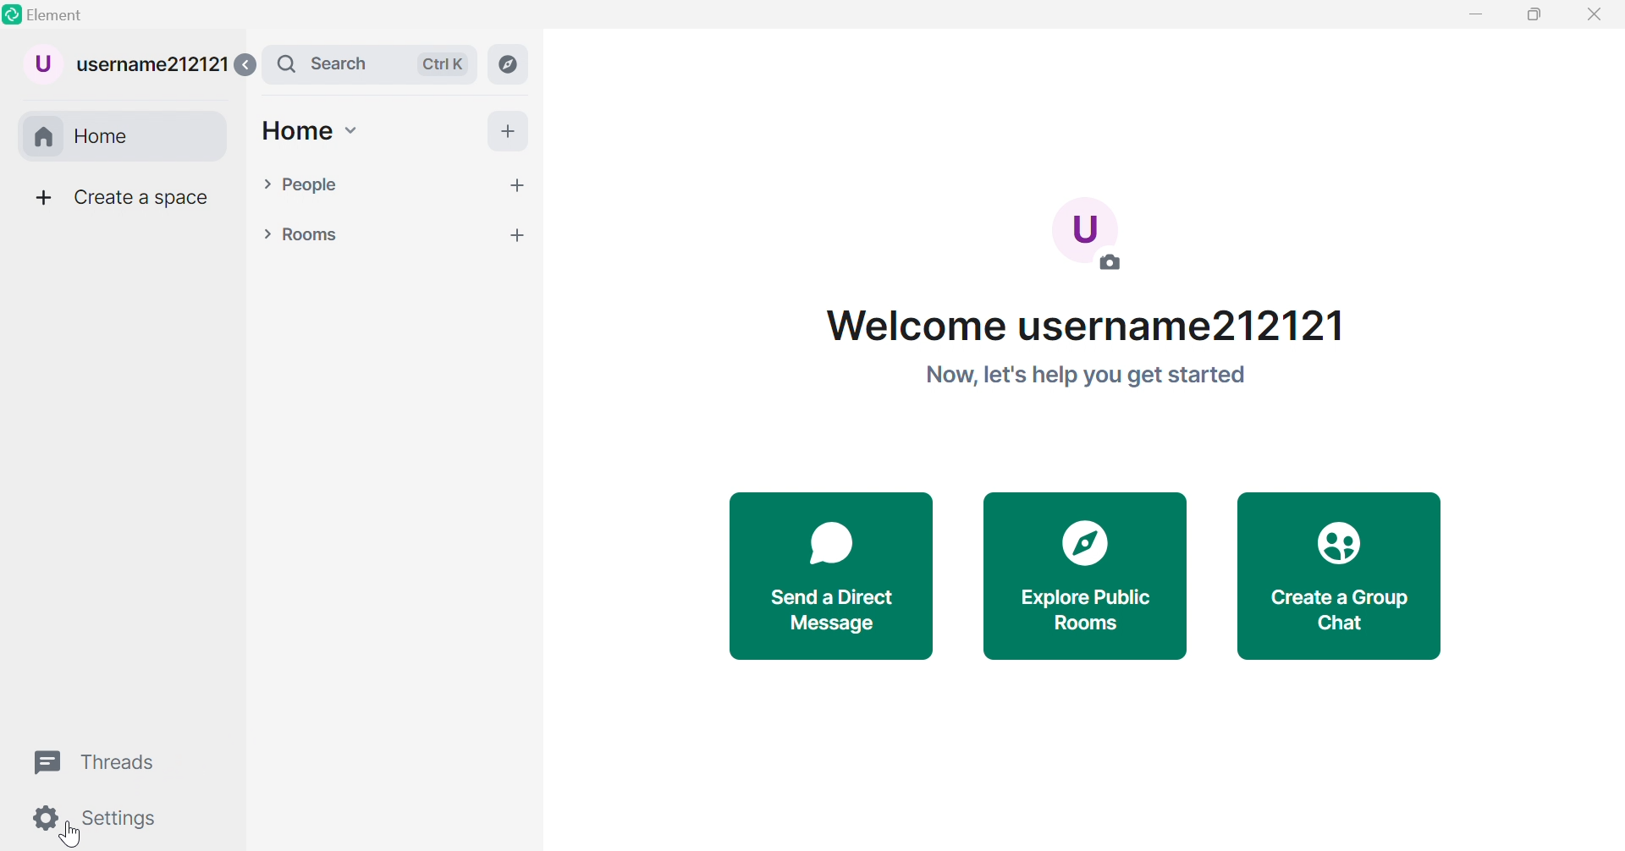  I want to click on Icon, so click(830, 547).